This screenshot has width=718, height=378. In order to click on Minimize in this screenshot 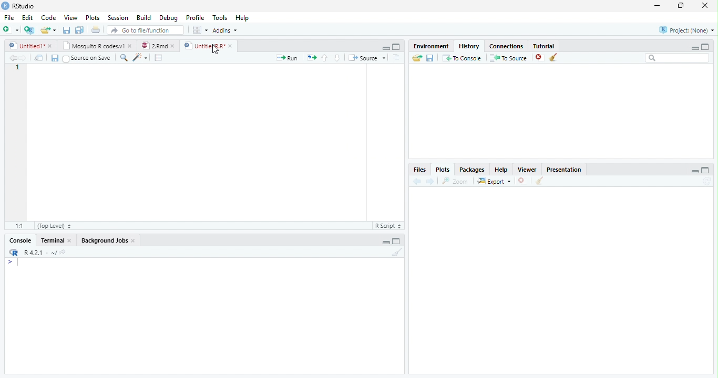, I will do `click(385, 48)`.